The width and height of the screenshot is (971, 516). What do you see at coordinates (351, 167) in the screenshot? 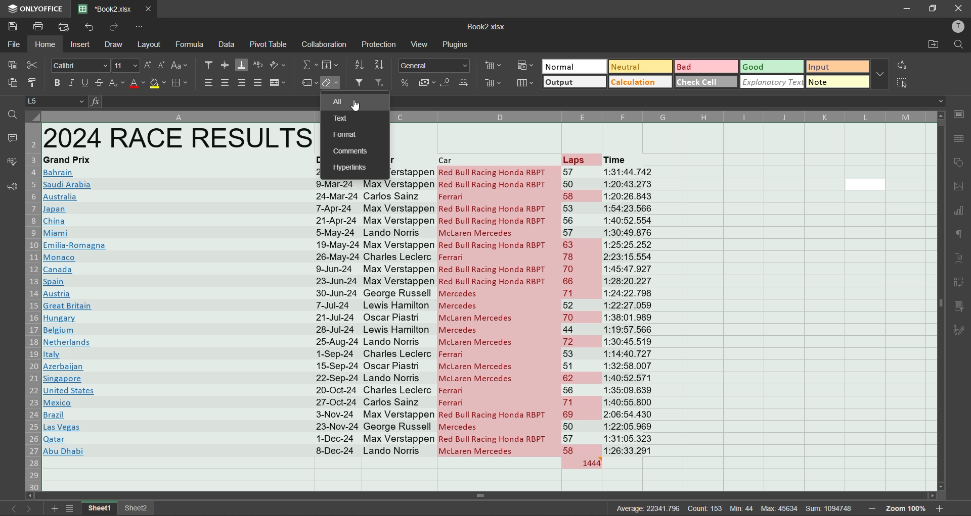
I see `hyperlinks` at bounding box center [351, 167].